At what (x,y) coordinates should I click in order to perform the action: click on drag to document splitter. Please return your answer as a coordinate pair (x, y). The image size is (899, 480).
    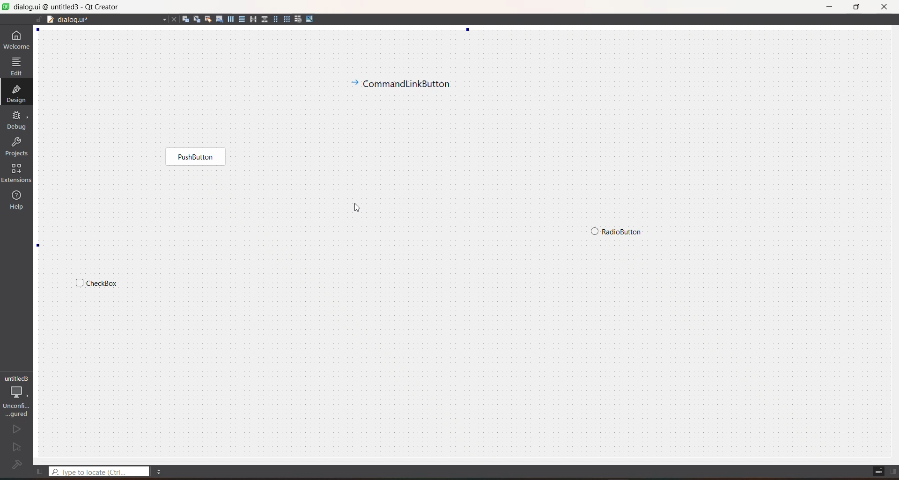
    Looking at the image, I should click on (50, 20).